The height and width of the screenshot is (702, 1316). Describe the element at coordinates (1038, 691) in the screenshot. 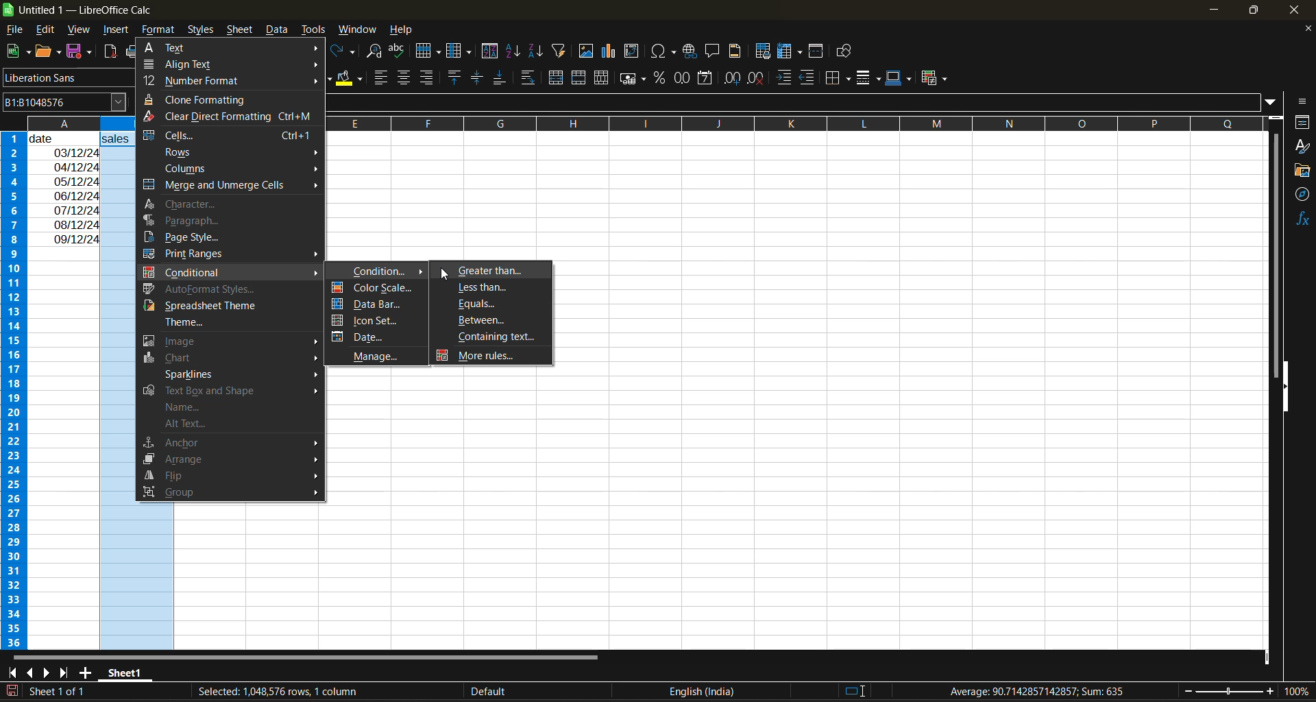

I see `formula` at that location.